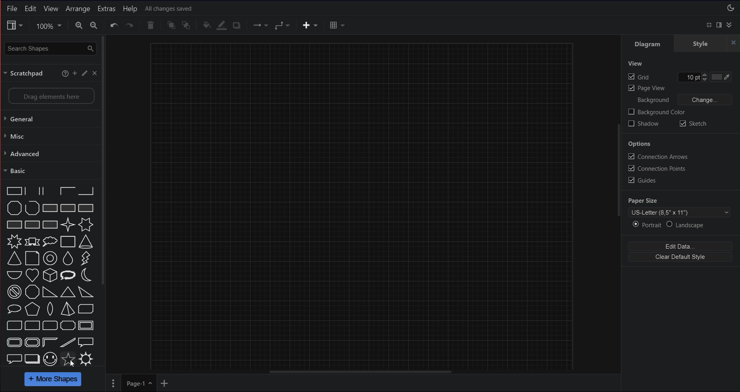 This screenshot has width=740, height=392. I want to click on Landscape, so click(686, 224).